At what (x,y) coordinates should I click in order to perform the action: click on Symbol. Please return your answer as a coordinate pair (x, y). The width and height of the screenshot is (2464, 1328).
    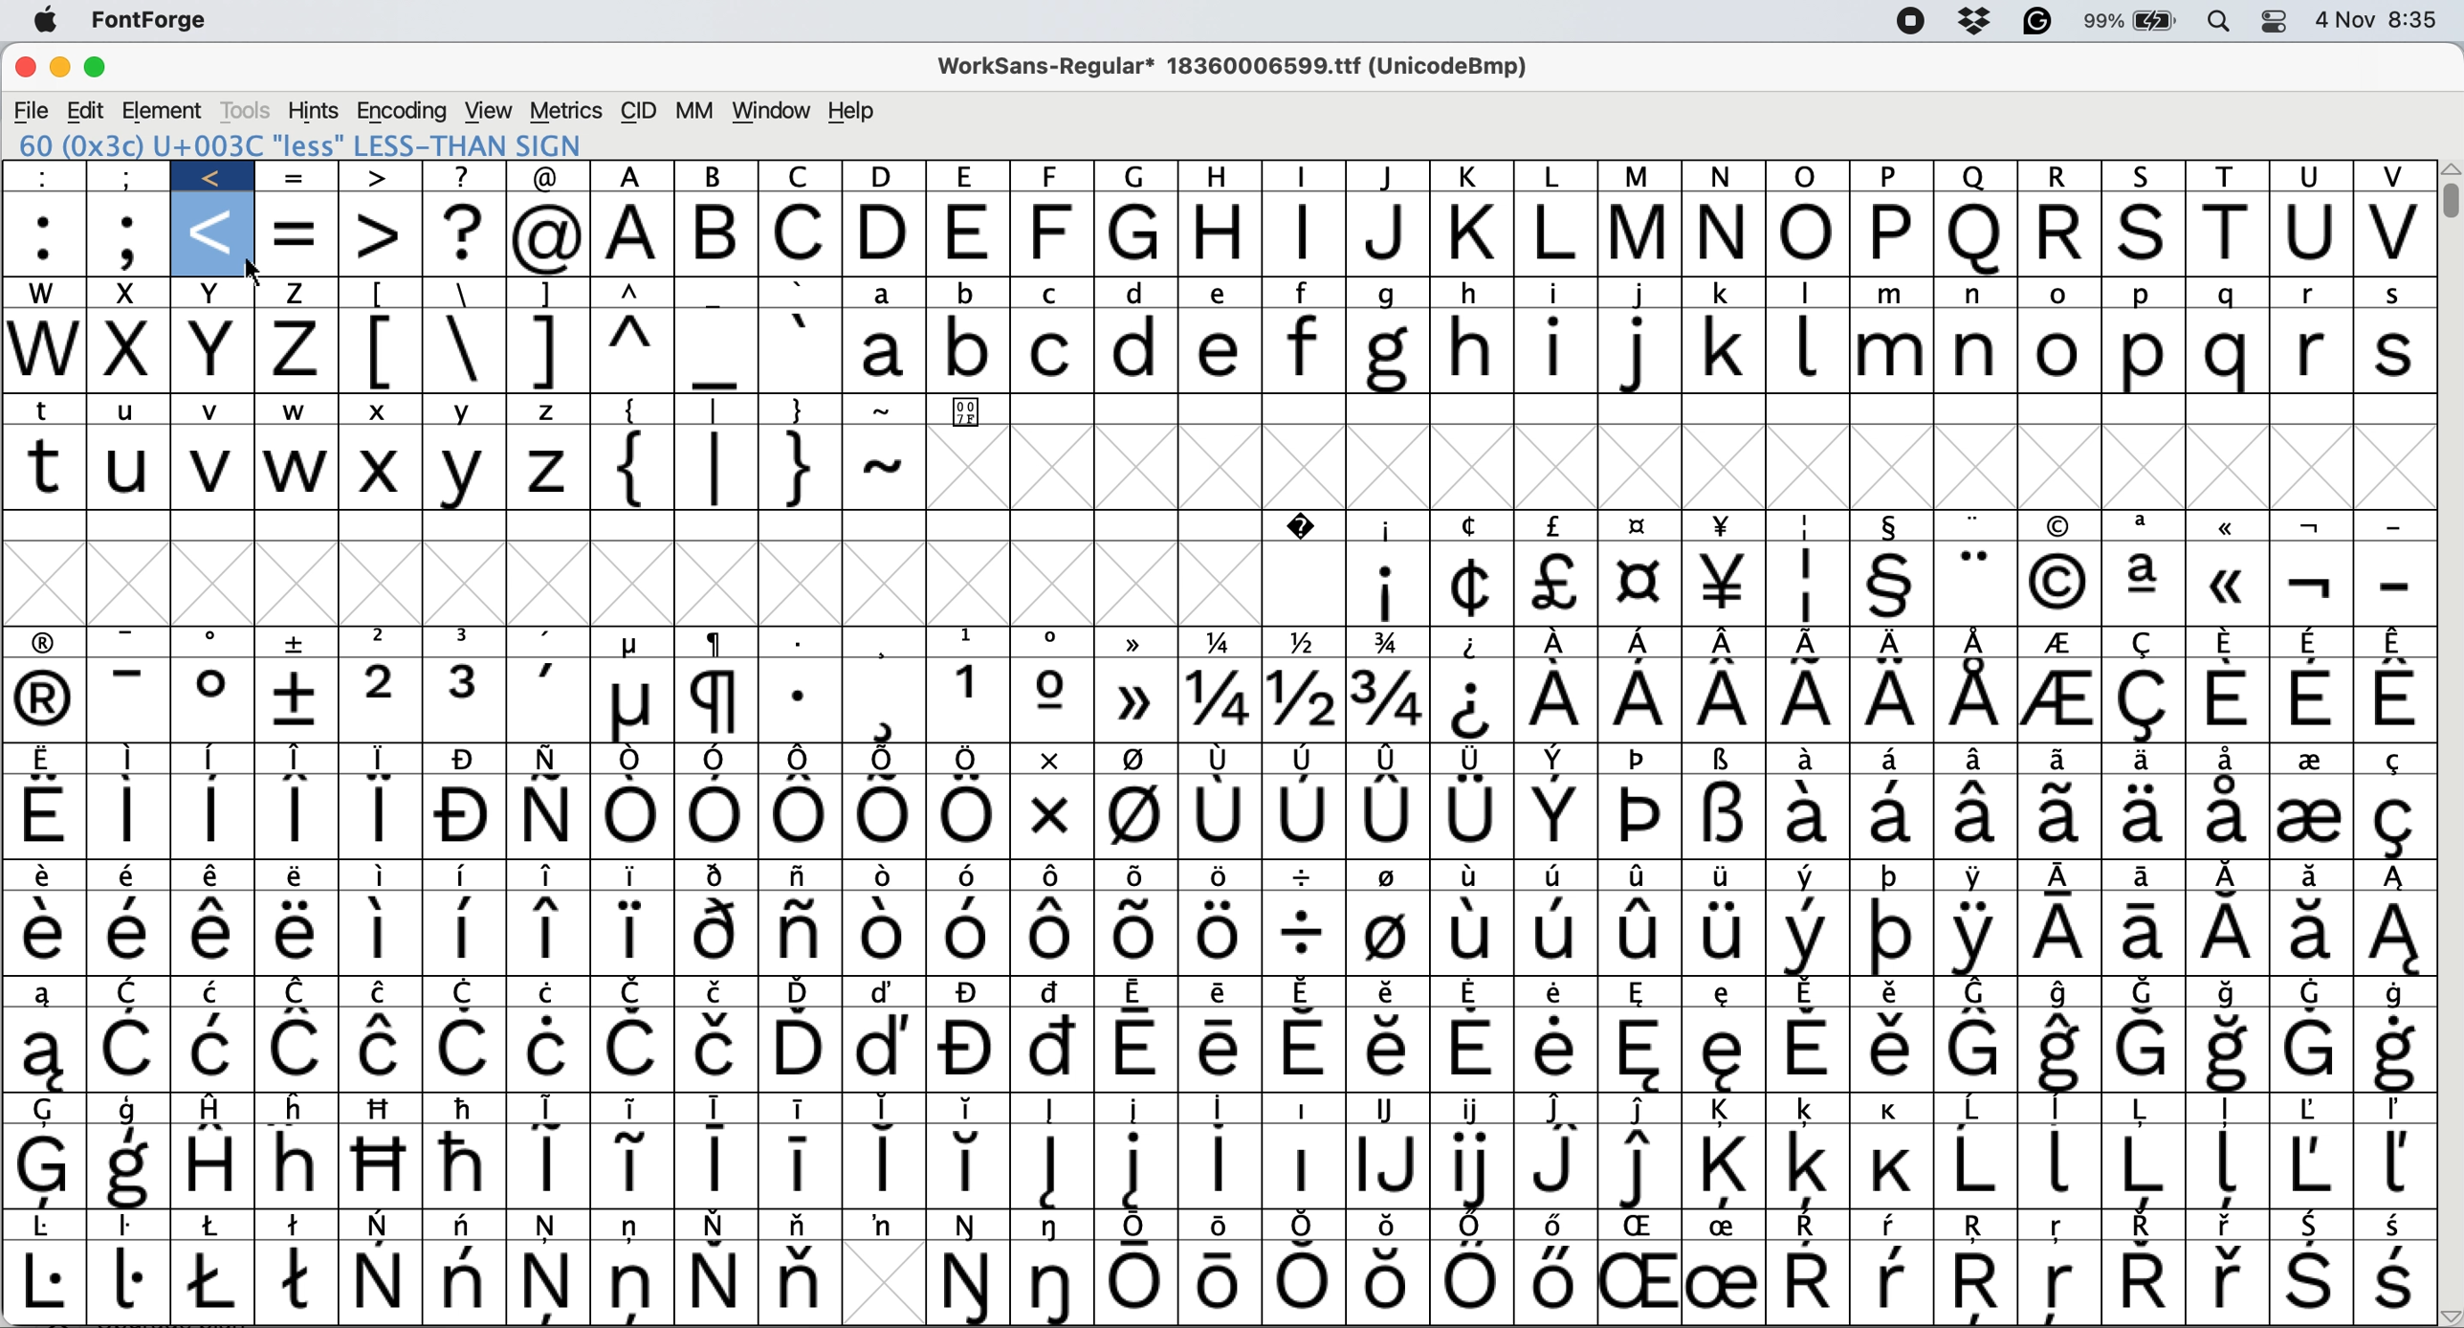
    Looking at the image, I should click on (2229, 876).